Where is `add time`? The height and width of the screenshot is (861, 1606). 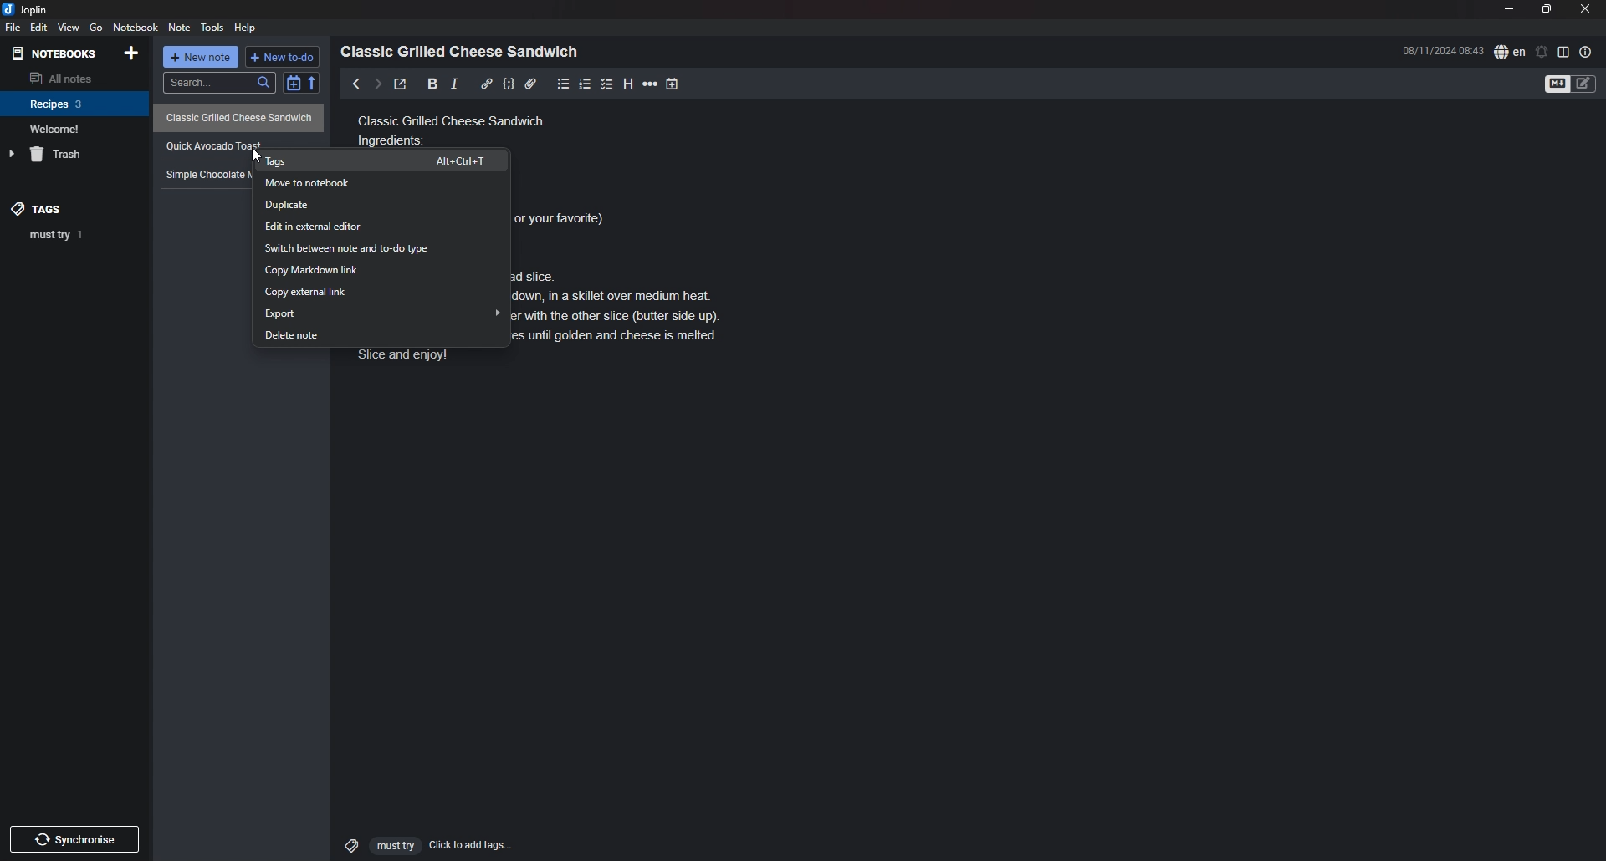 add time is located at coordinates (674, 84).